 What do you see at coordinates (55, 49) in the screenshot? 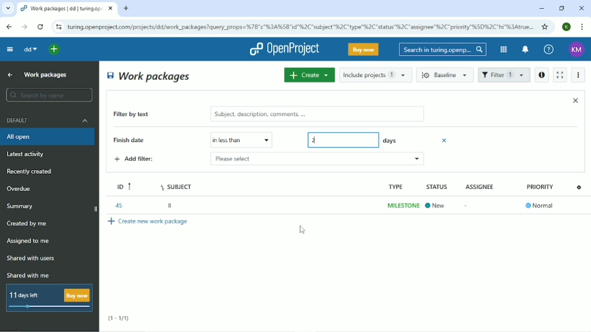
I see `Open quick add menu` at bounding box center [55, 49].